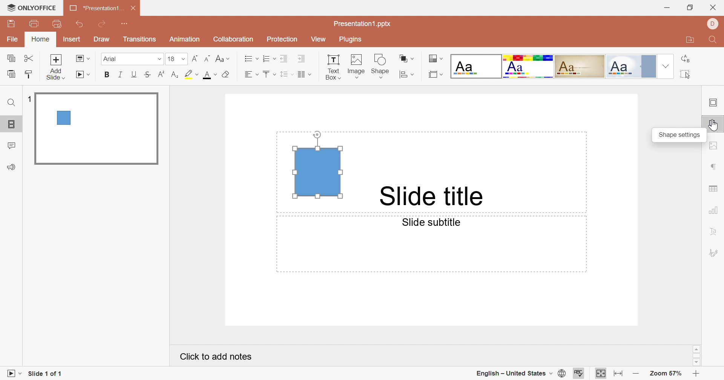  What do you see at coordinates (40, 40) in the screenshot?
I see `Home` at bounding box center [40, 40].